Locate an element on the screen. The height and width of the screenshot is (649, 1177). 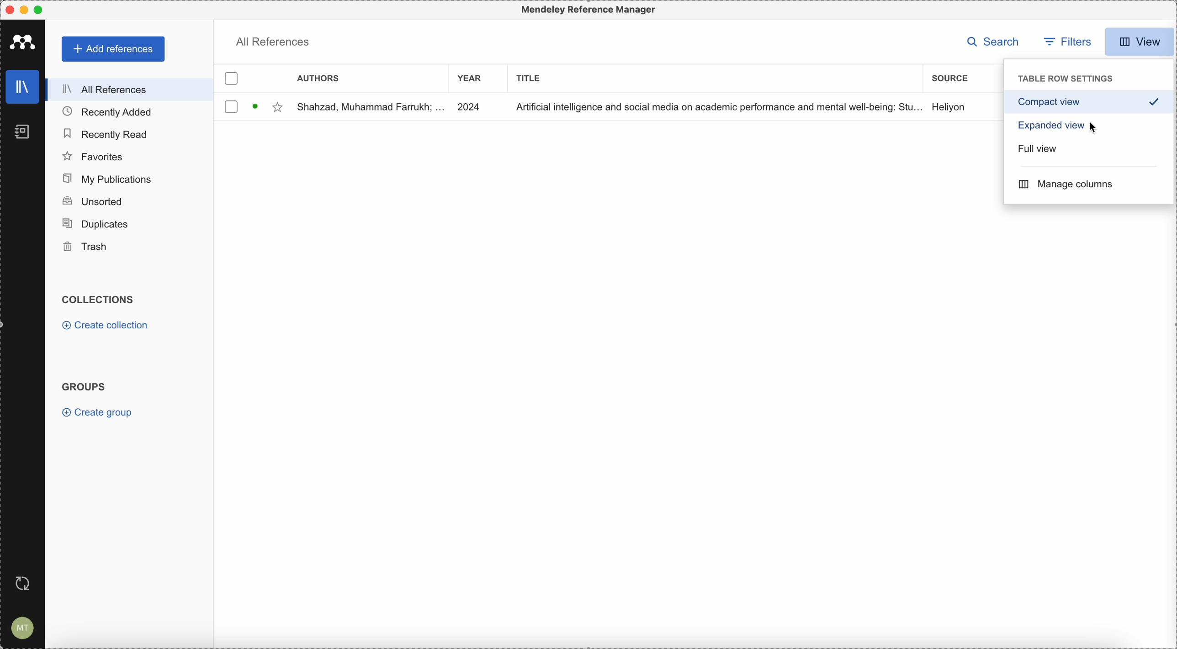
2024 is located at coordinates (471, 106).